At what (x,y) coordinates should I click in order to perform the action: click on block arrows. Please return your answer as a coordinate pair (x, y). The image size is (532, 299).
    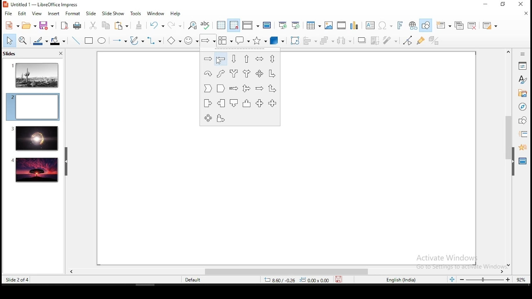
    Looking at the image, I should click on (209, 40).